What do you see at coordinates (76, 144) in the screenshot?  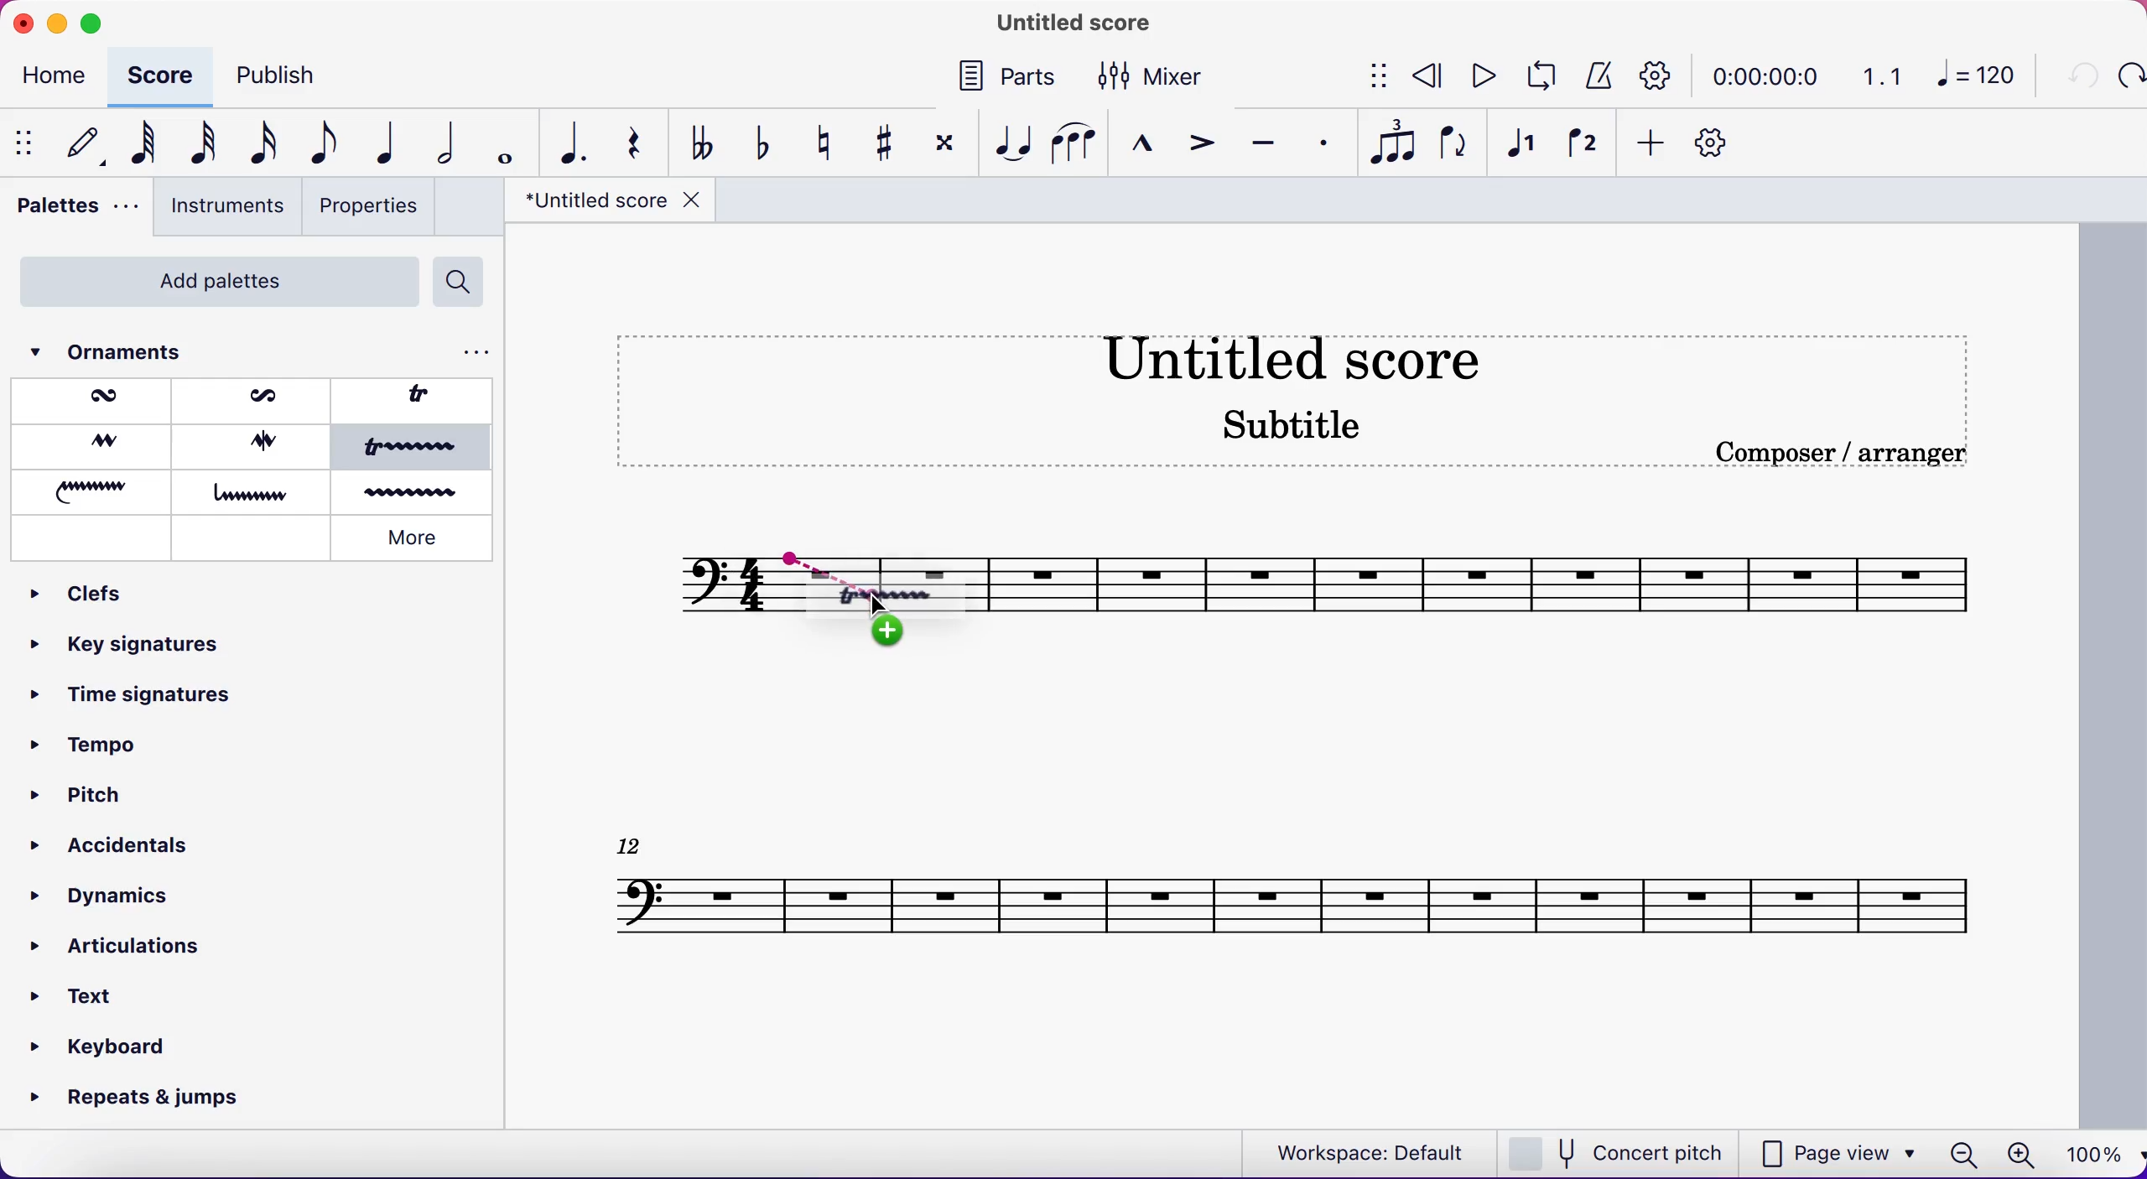 I see `default` at bounding box center [76, 144].